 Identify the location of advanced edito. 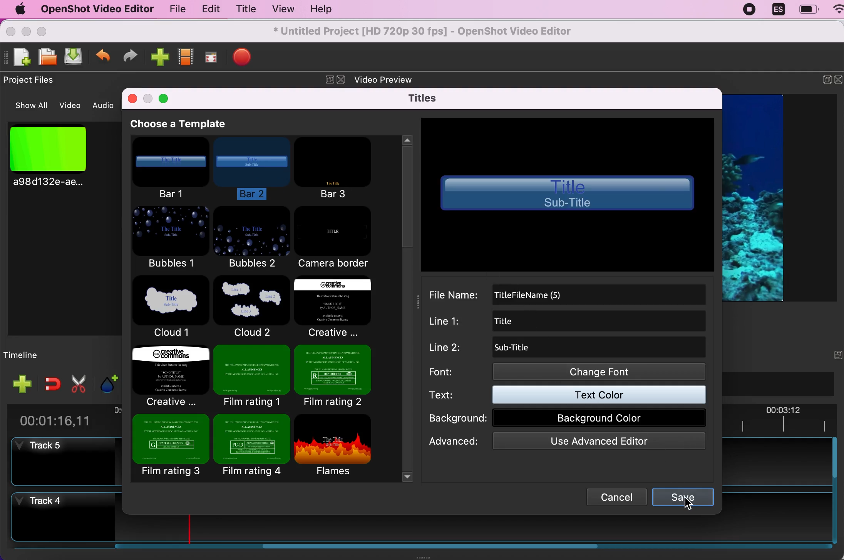
(568, 442).